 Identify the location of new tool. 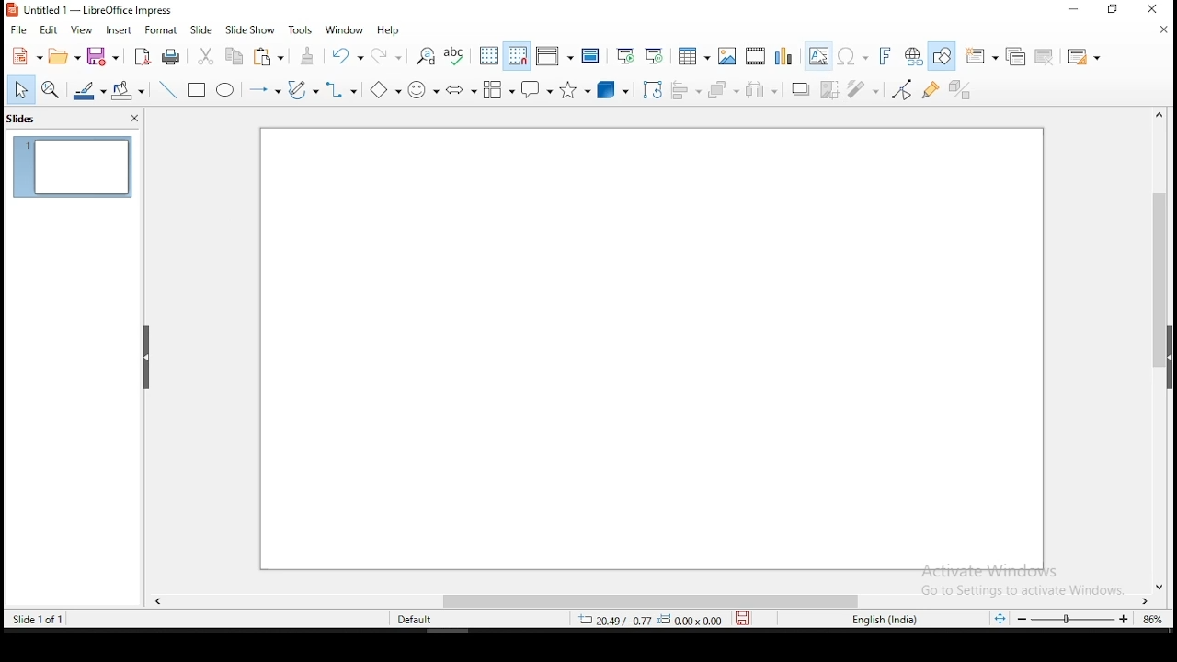
(24, 57).